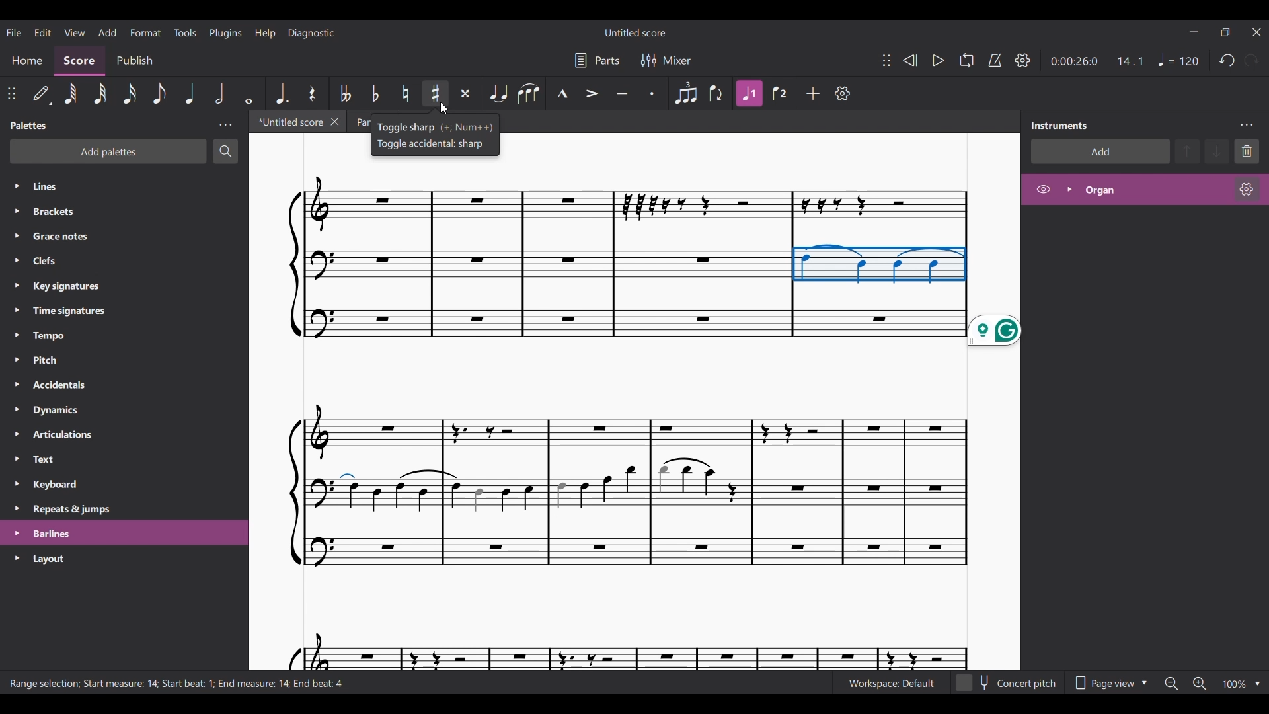 The height and width of the screenshot is (714, 1269). Describe the element at coordinates (70, 93) in the screenshot. I see `64th note` at that location.